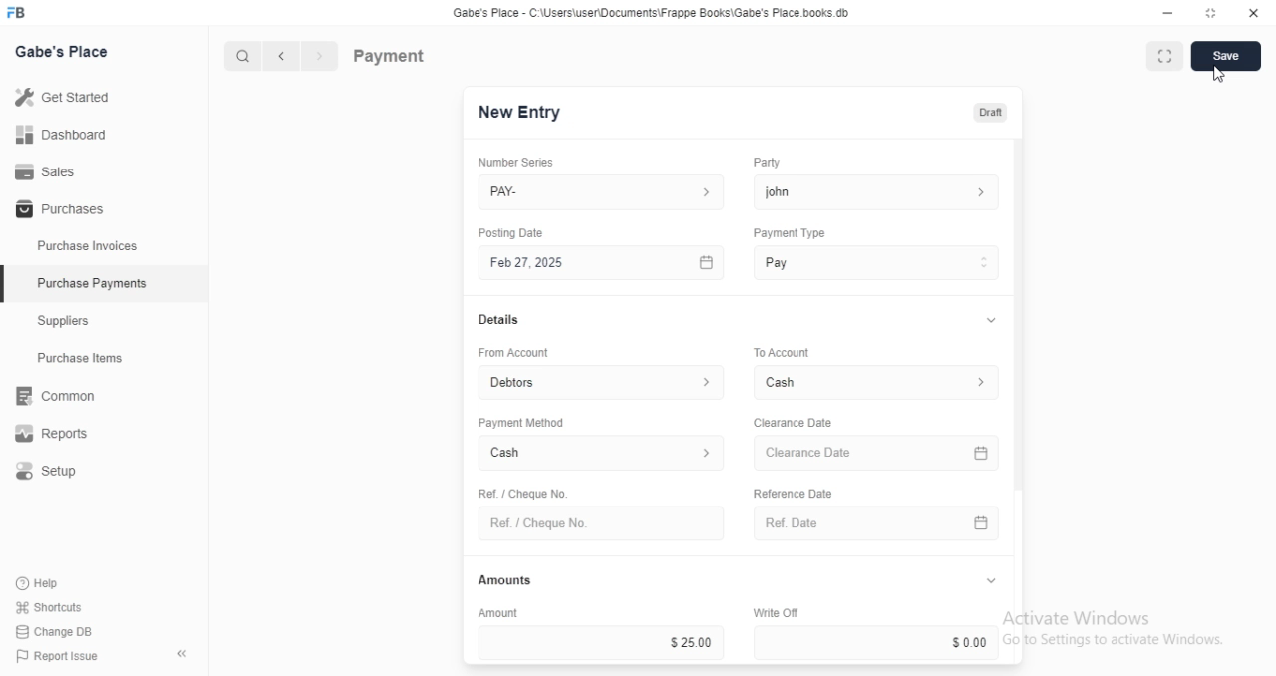 Image resolution: width=1276 pixels, height=676 pixels. Describe the element at coordinates (59, 434) in the screenshot. I see `Reports.` at that location.